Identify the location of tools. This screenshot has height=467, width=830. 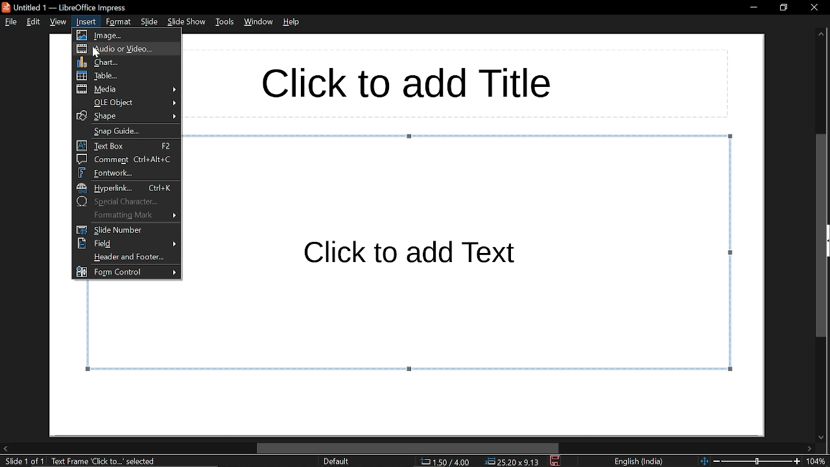
(226, 22).